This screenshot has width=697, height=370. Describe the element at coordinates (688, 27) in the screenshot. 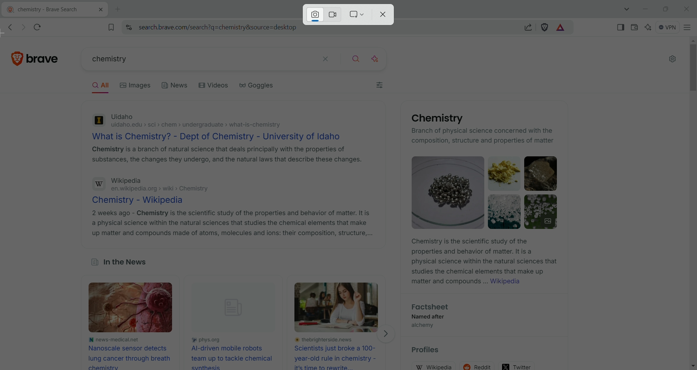

I see `customize and control Brave` at that location.